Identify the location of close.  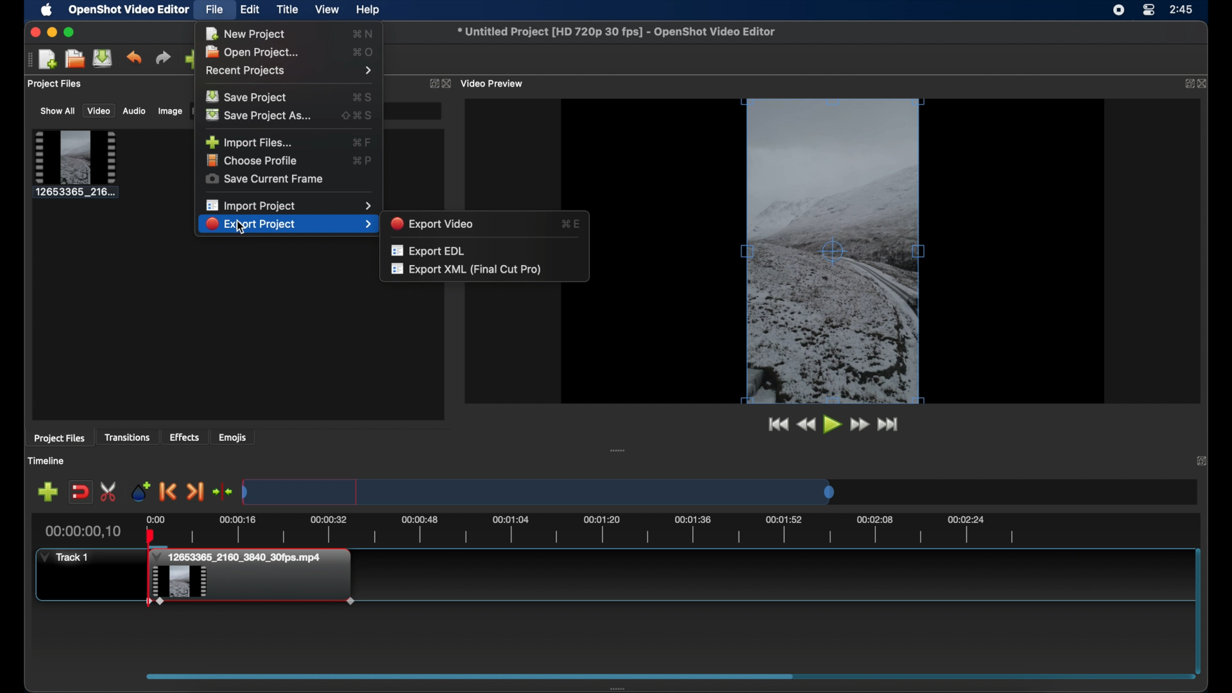
(33, 33).